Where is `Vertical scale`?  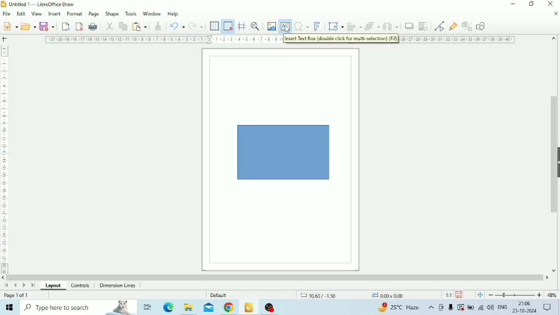
Vertical scale is located at coordinates (4, 157).